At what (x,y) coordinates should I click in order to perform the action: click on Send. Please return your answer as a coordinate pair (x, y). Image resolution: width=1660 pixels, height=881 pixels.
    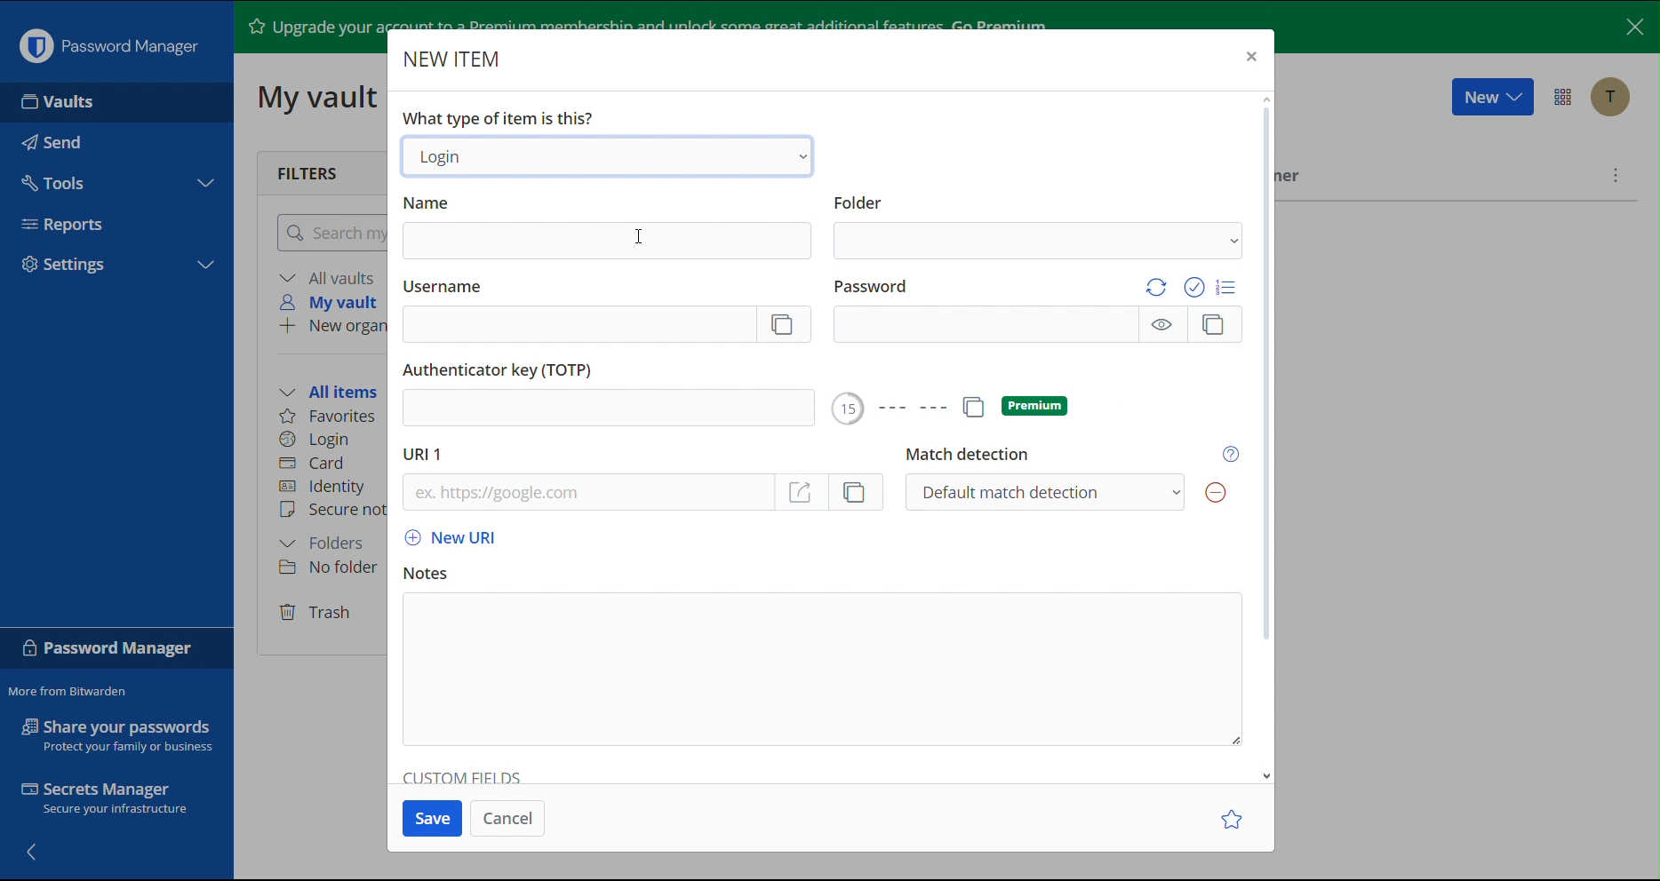
    Looking at the image, I should click on (116, 139).